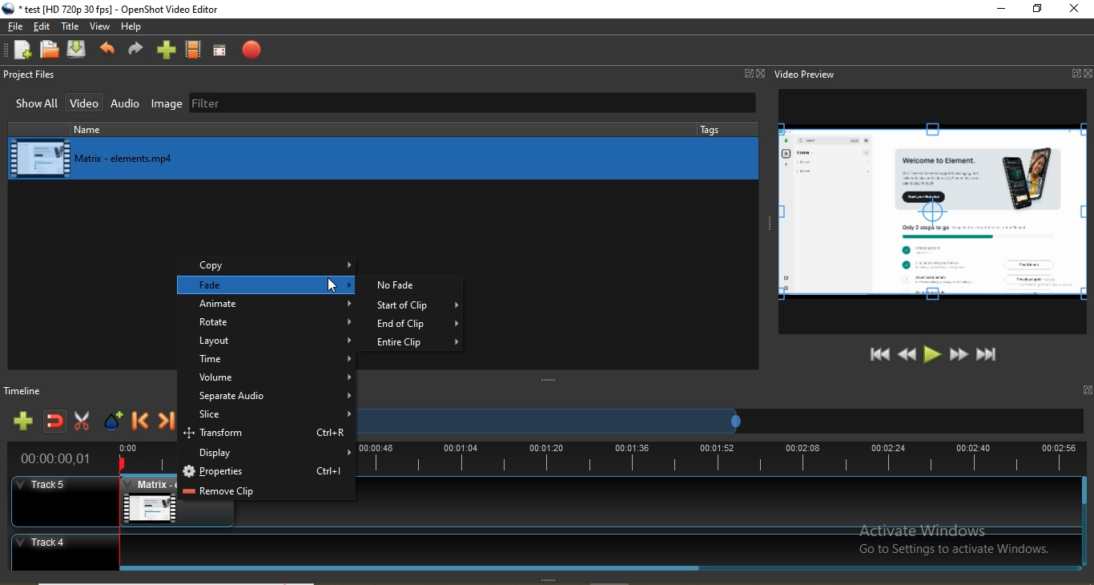  Describe the element at coordinates (266, 493) in the screenshot. I see `remove clip` at that location.